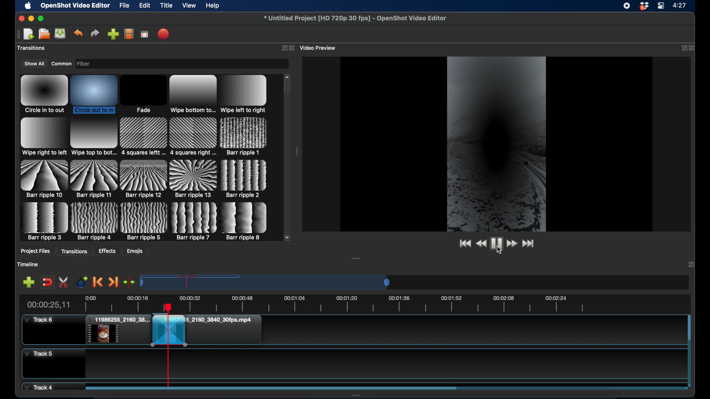 Image resolution: width=710 pixels, height=399 pixels. What do you see at coordinates (108, 251) in the screenshot?
I see `effects` at bounding box center [108, 251].